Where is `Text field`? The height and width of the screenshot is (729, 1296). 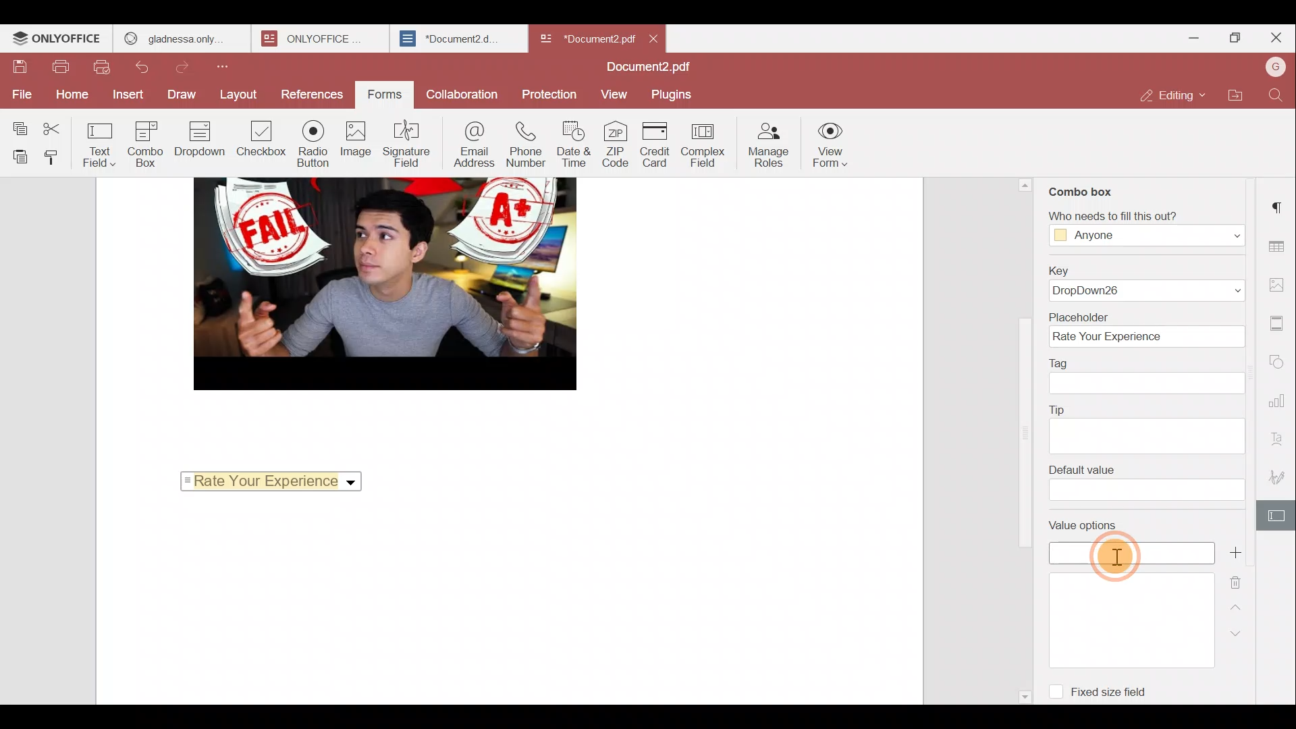 Text field is located at coordinates (104, 146).